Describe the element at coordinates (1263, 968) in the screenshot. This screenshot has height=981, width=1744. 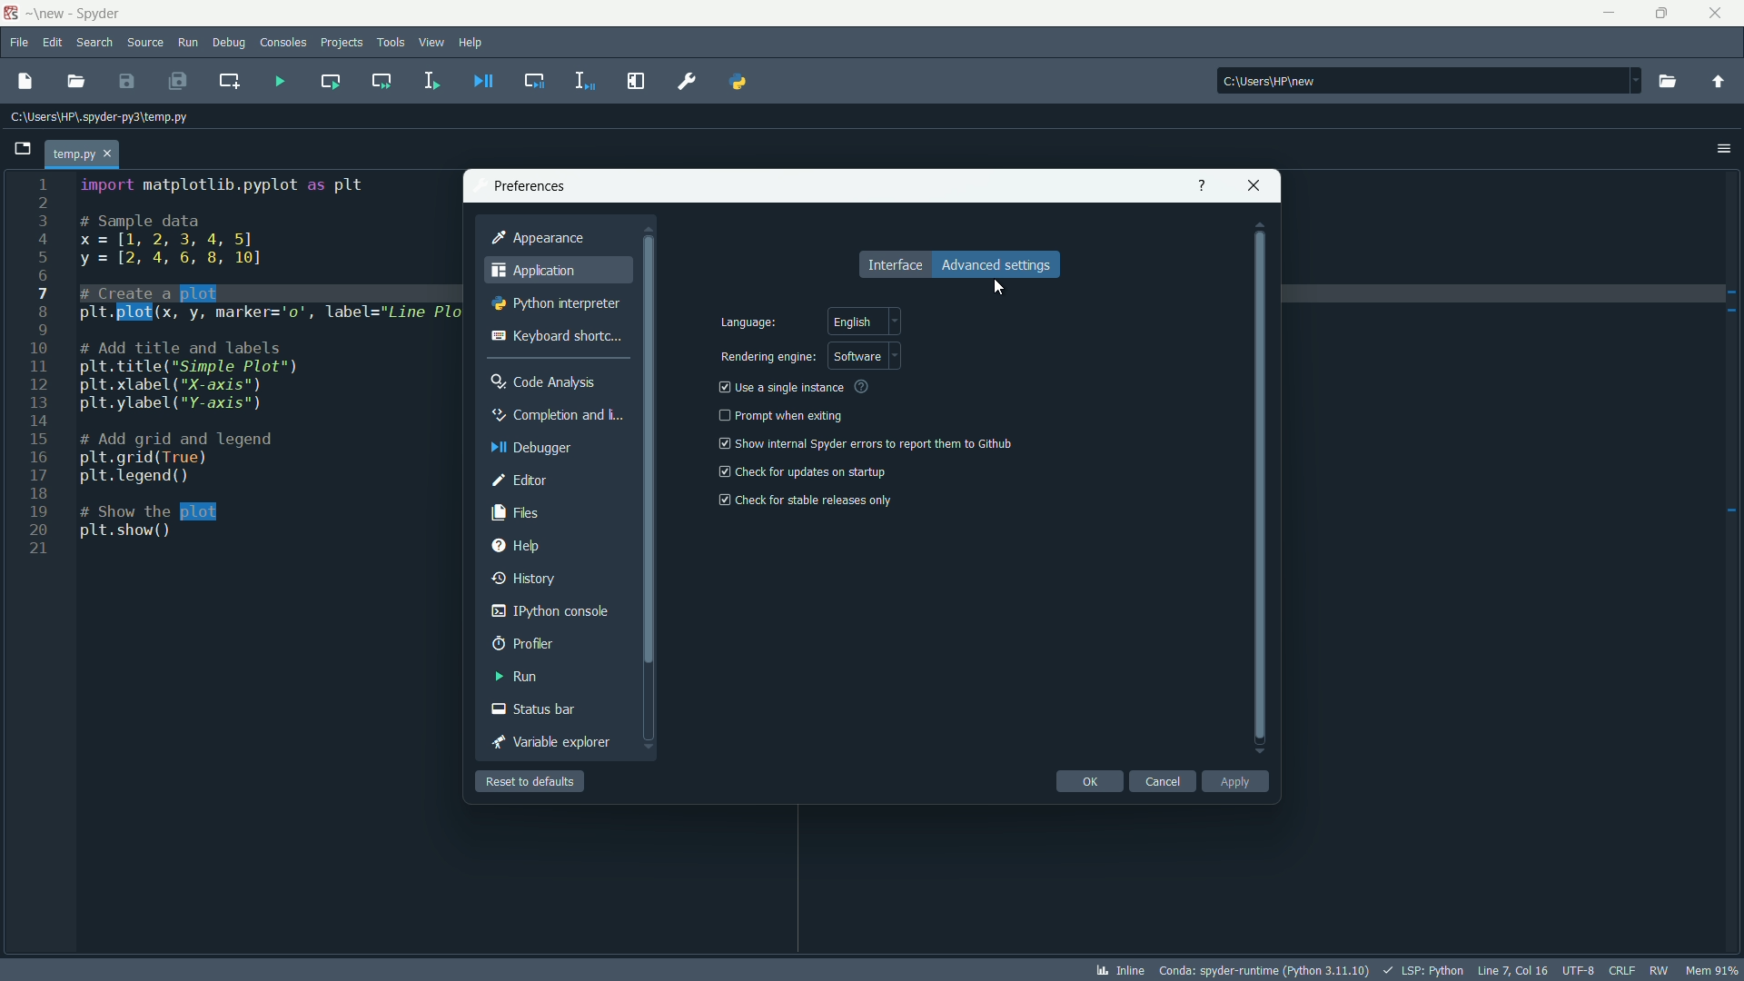
I see `interpreter` at that location.